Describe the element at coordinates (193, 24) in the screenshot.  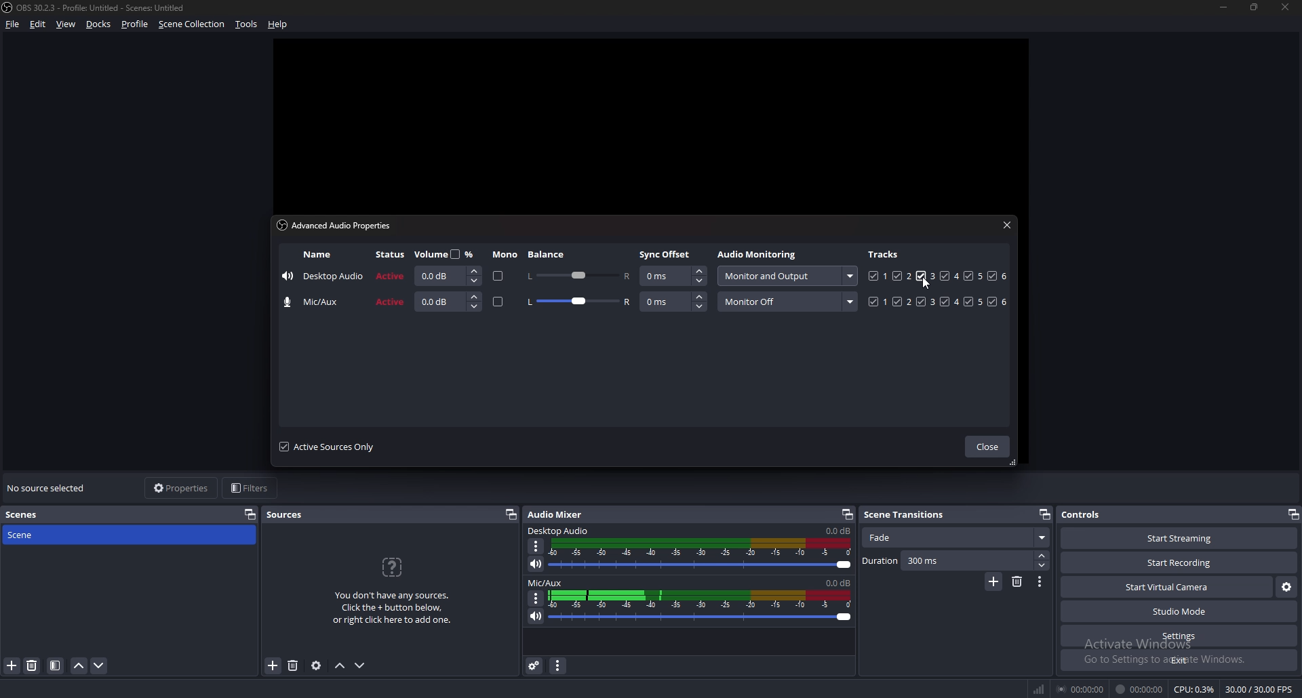
I see `scene collection` at that location.